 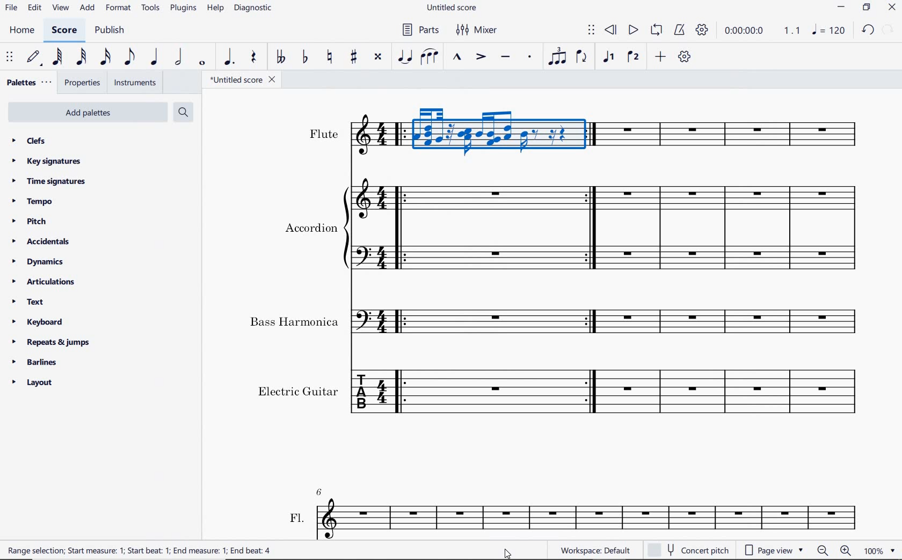 I want to click on flip direction, so click(x=582, y=57).